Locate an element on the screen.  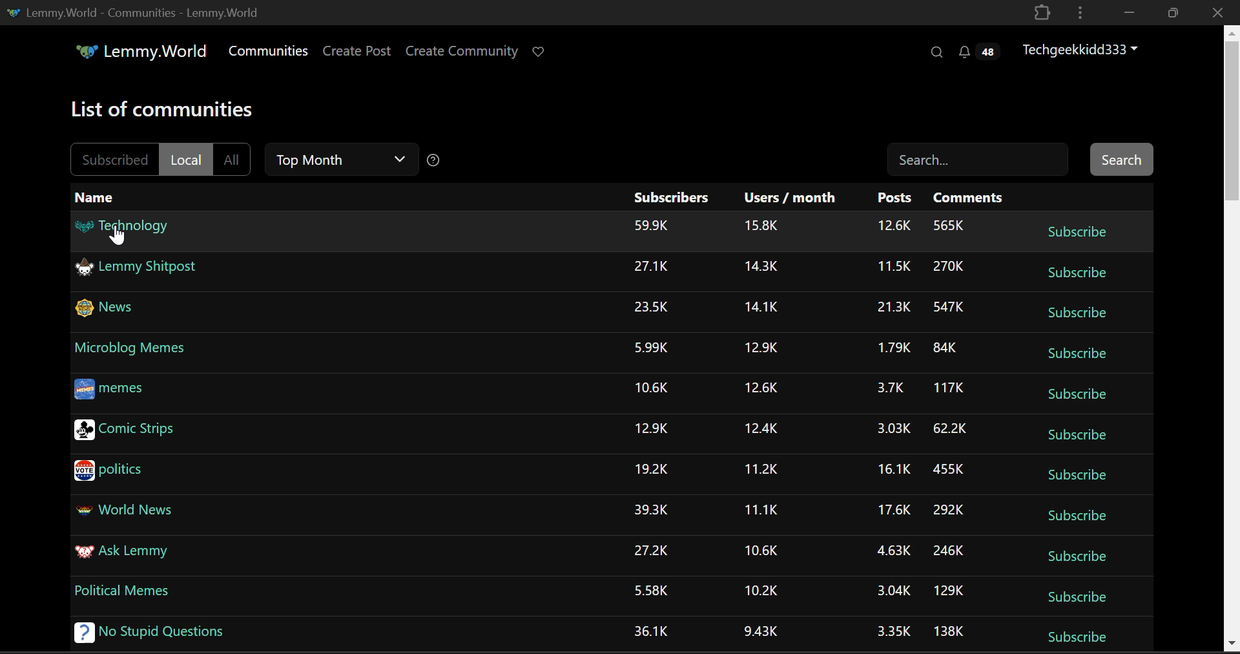
Amount is located at coordinates (949, 511).